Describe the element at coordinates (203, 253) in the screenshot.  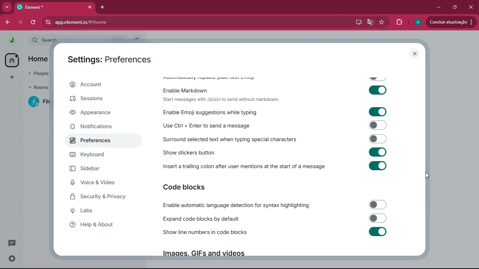
I see `Imaaes. GIFs and videos` at that location.